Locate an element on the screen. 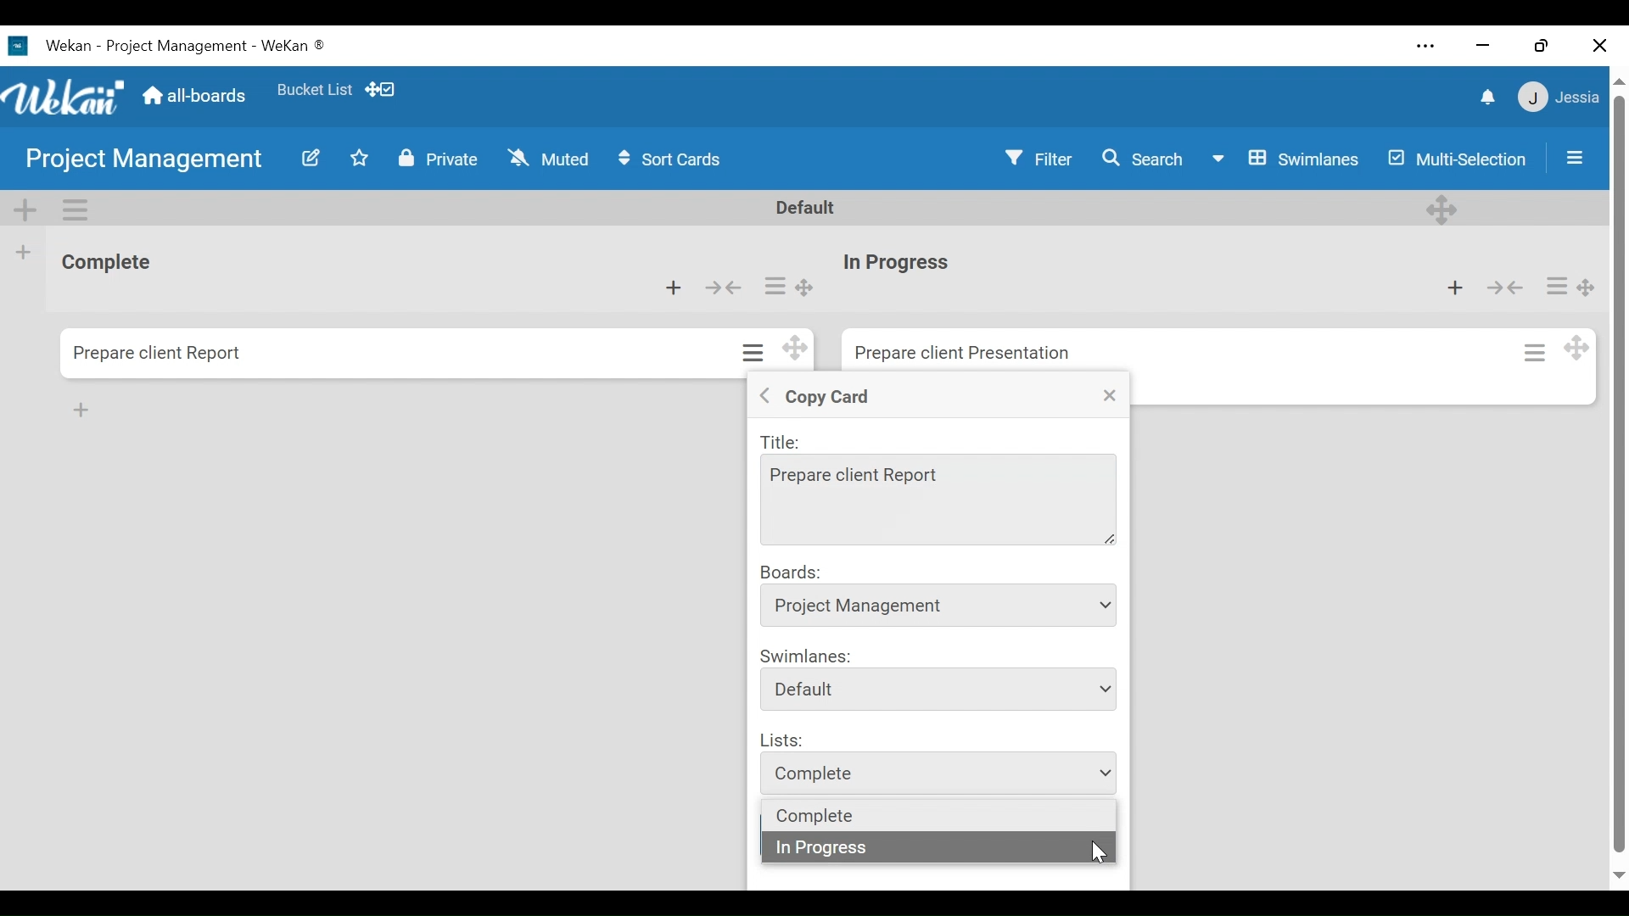 Image resolution: width=1629 pixels, height=916 pixels. minimize is located at coordinates (1483, 45).